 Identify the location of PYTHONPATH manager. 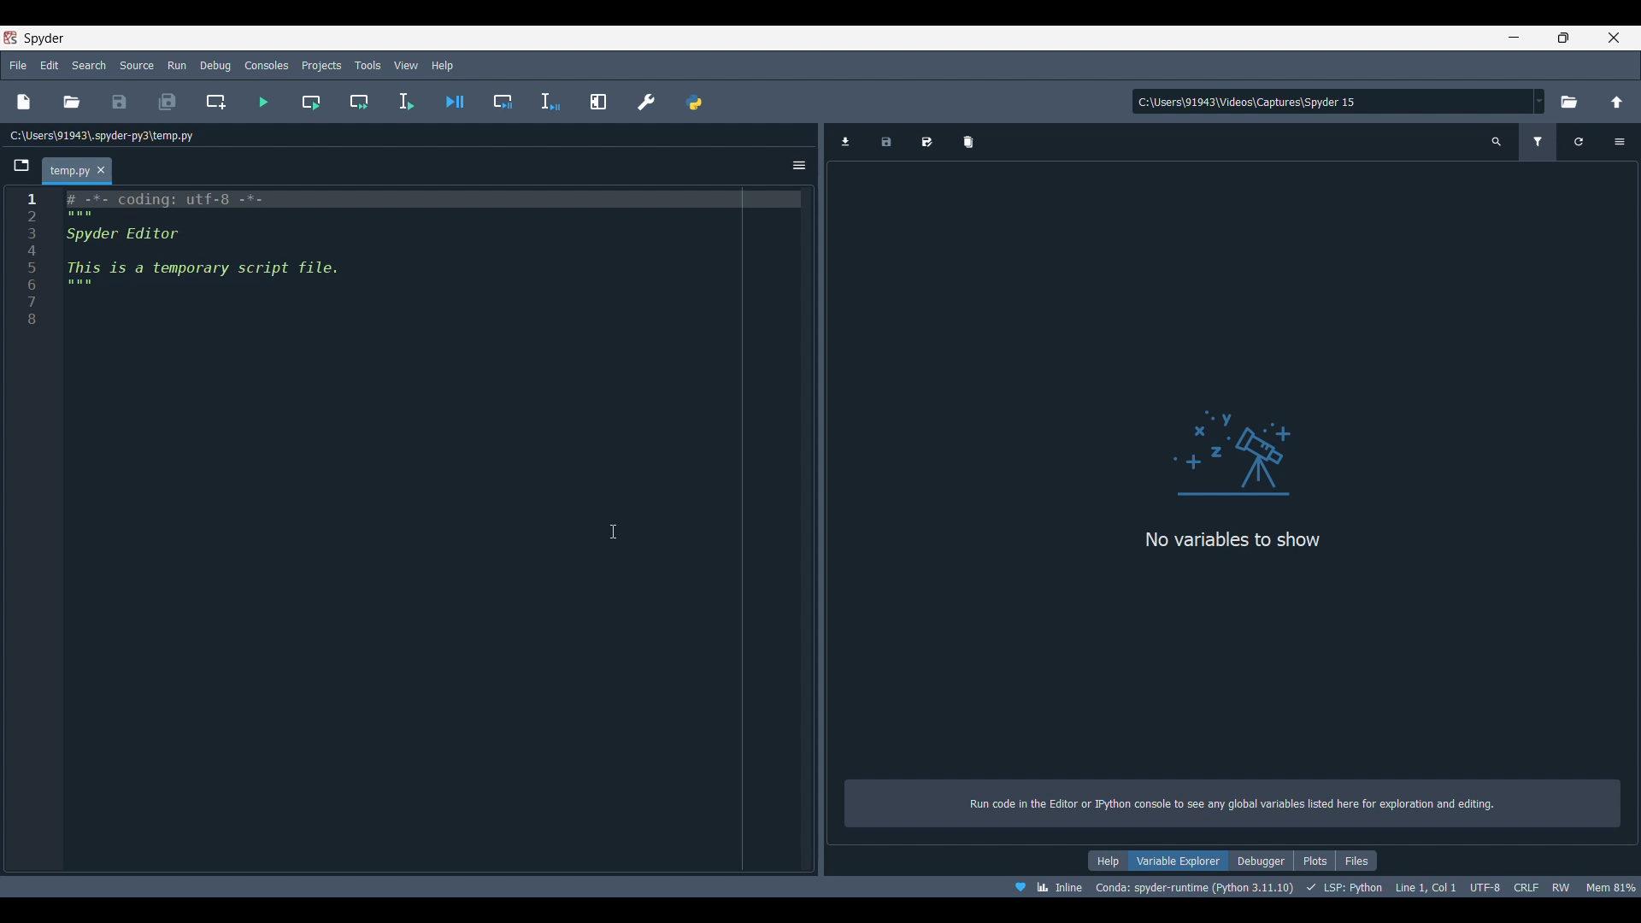
(694, 102).